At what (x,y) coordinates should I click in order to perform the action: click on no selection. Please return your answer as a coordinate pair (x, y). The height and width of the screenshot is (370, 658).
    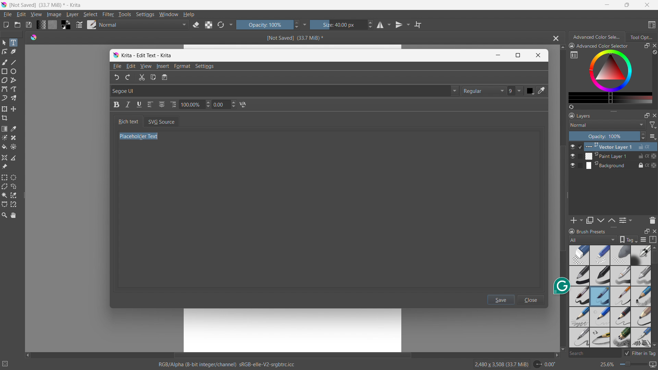
    Looking at the image, I should click on (8, 362).